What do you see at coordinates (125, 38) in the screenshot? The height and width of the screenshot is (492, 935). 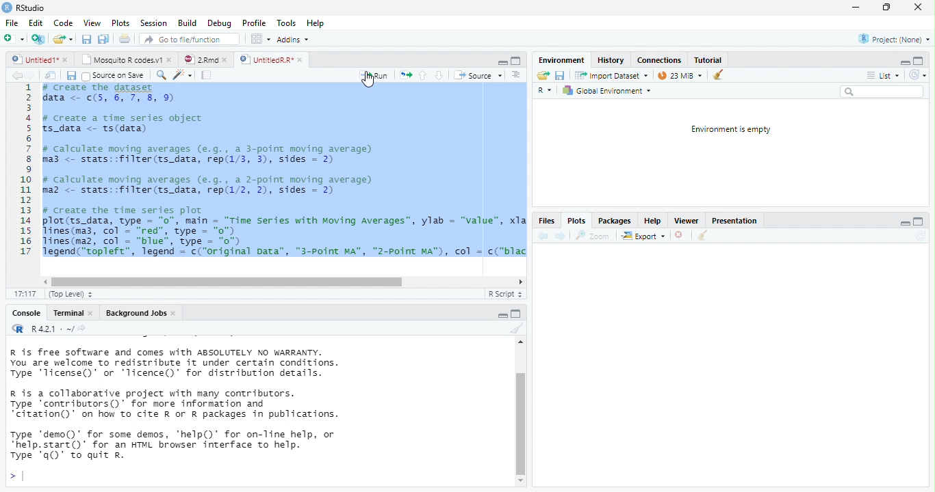 I see `print current file` at bounding box center [125, 38].